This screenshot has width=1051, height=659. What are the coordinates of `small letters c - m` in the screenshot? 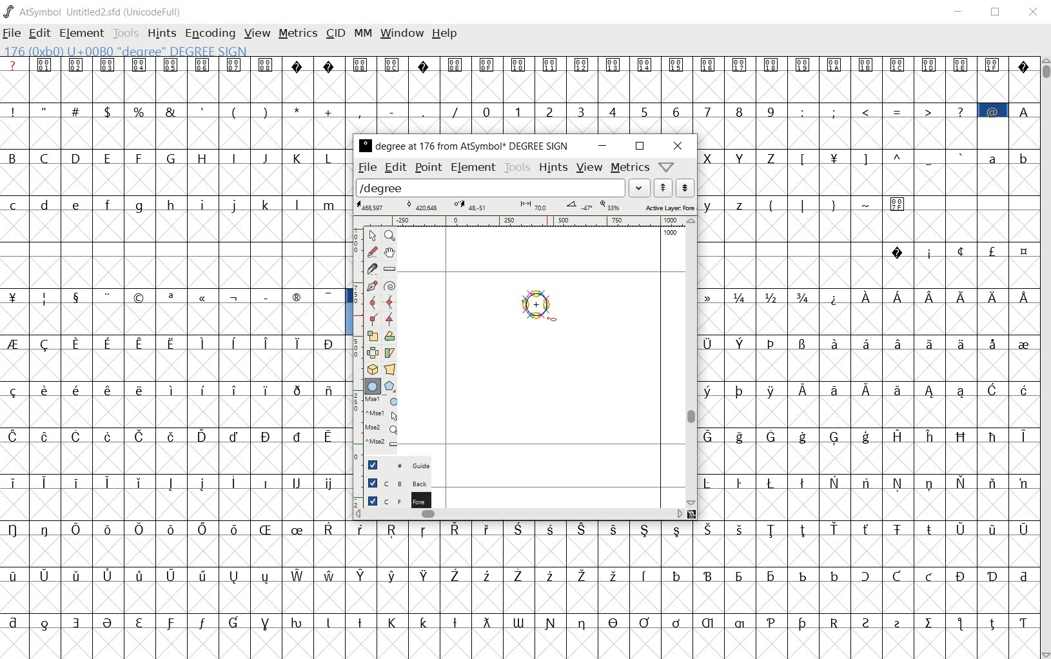 It's located at (168, 205).